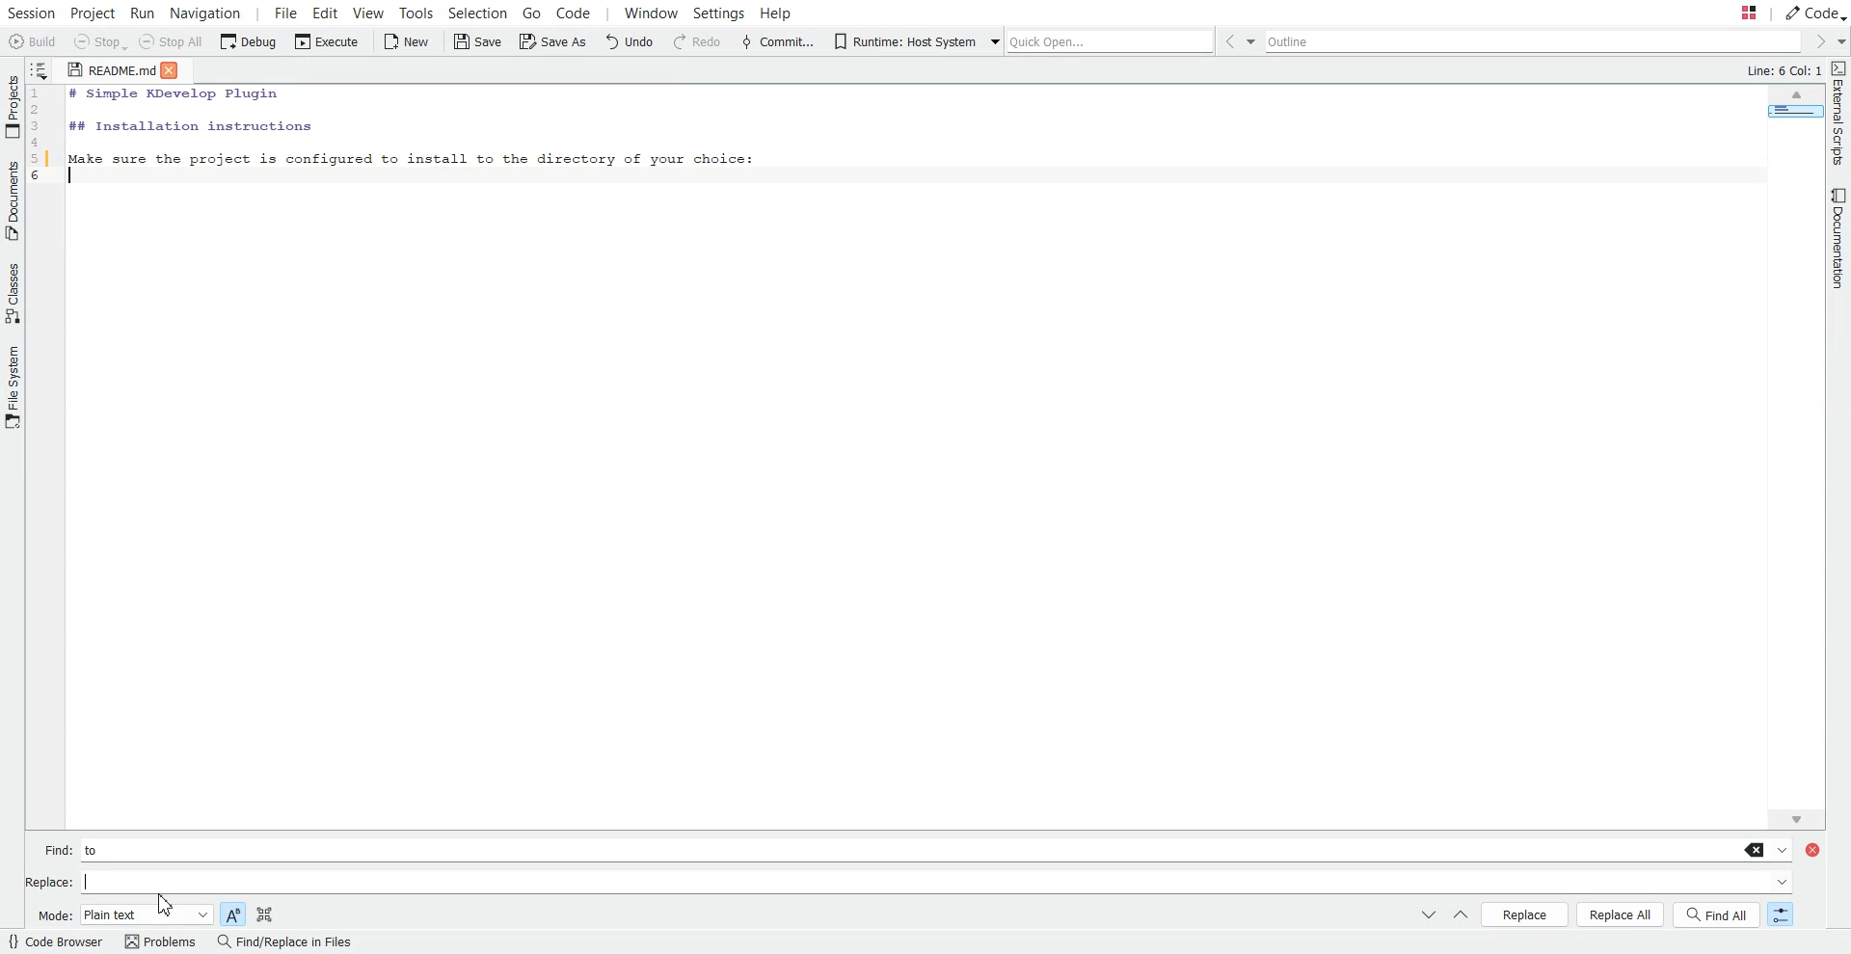 The image size is (1851, 954). What do you see at coordinates (1537, 42) in the screenshot?
I see `Outline` at bounding box center [1537, 42].